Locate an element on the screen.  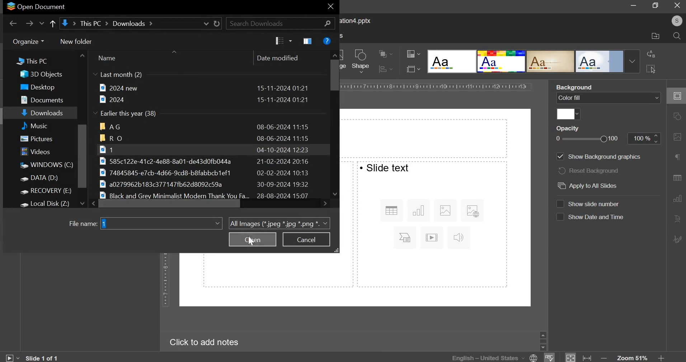
design is located at coordinates (452, 62).